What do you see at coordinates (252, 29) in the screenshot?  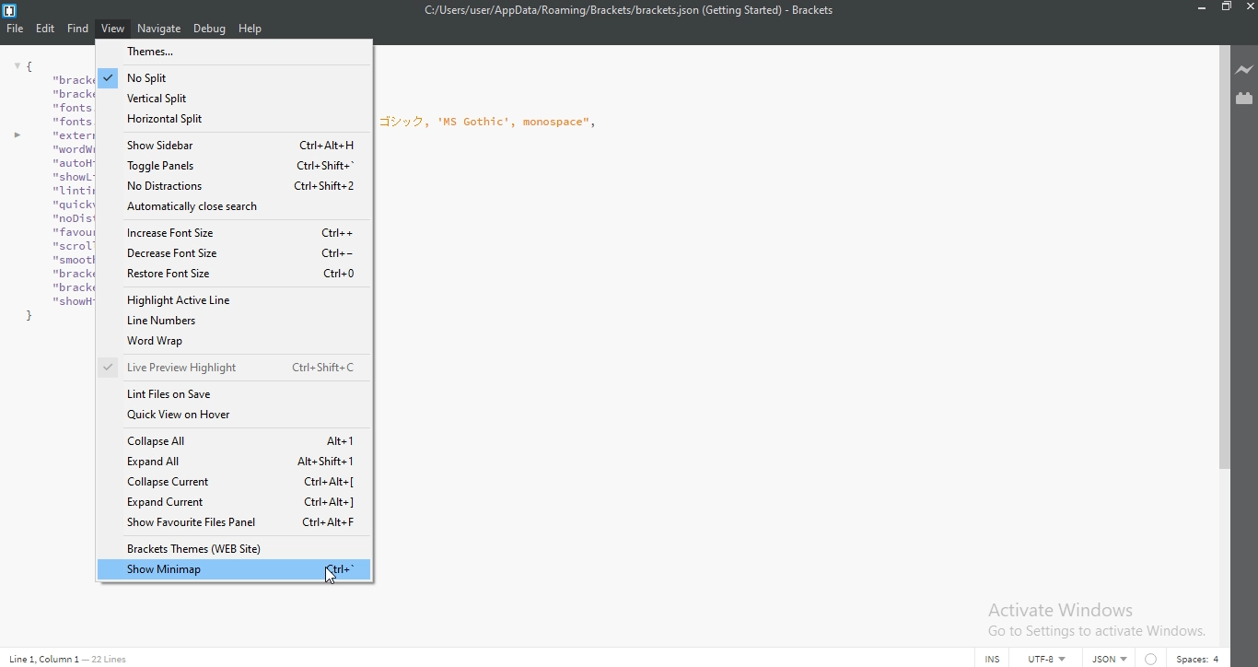 I see `Help` at bounding box center [252, 29].